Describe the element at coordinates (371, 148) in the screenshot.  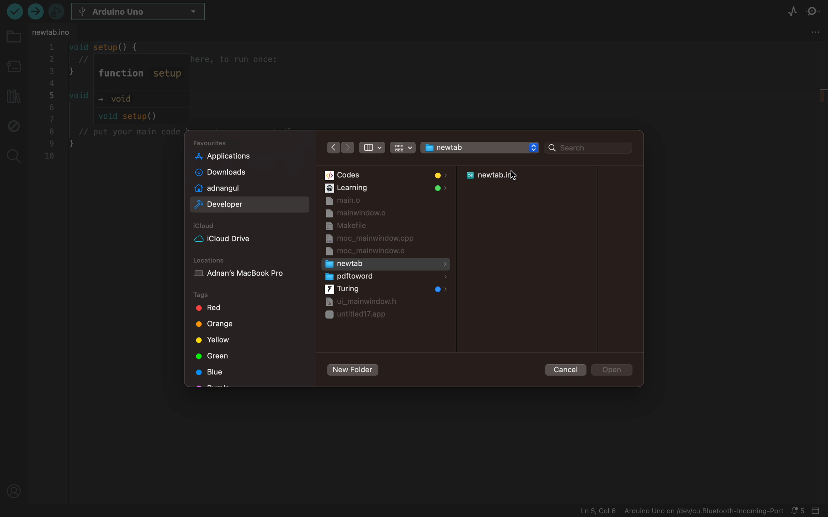
I see `column filter` at that location.